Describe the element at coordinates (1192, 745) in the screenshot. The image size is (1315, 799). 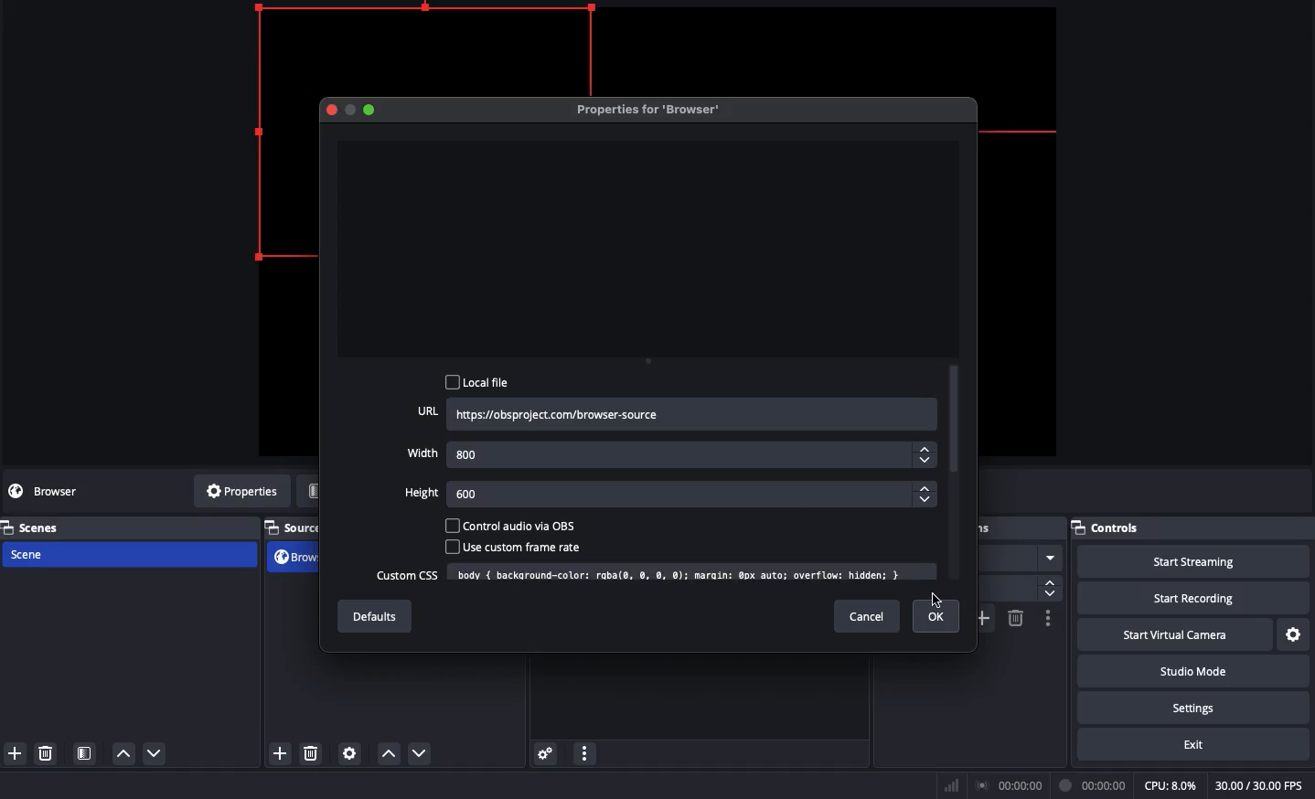
I see `Exit` at that location.